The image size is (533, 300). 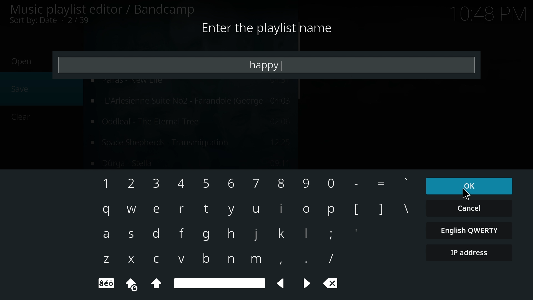 I want to click on ok, so click(x=471, y=182).